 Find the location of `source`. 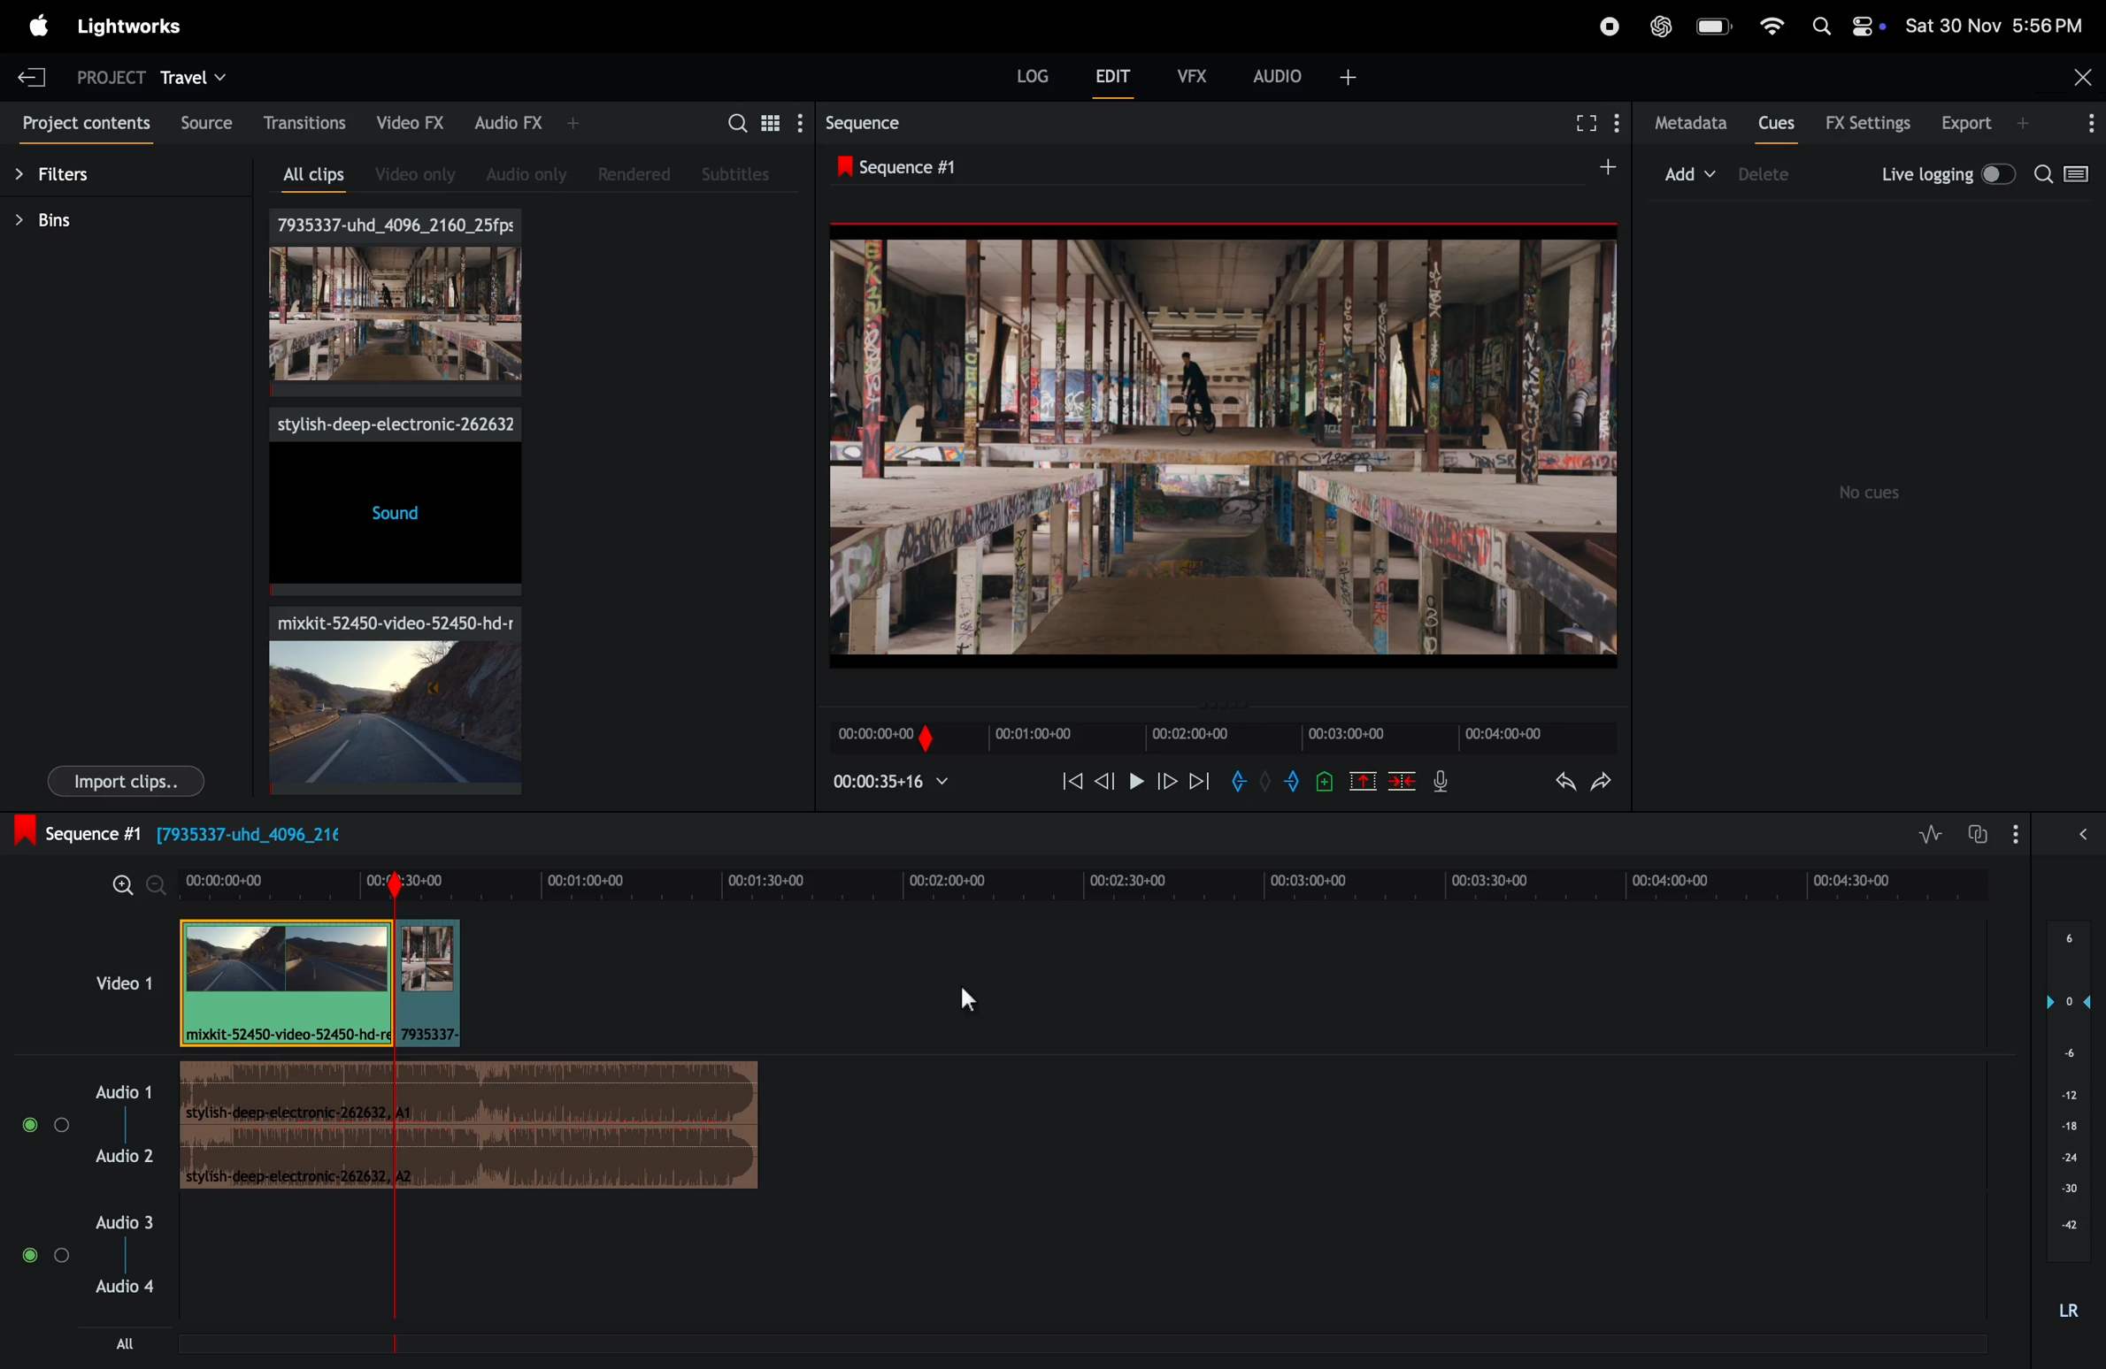

source is located at coordinates (204, 119).